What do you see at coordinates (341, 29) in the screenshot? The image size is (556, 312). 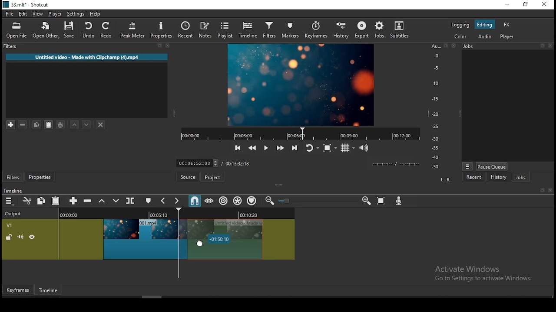 I see `history` at bounding box center [341, 29].